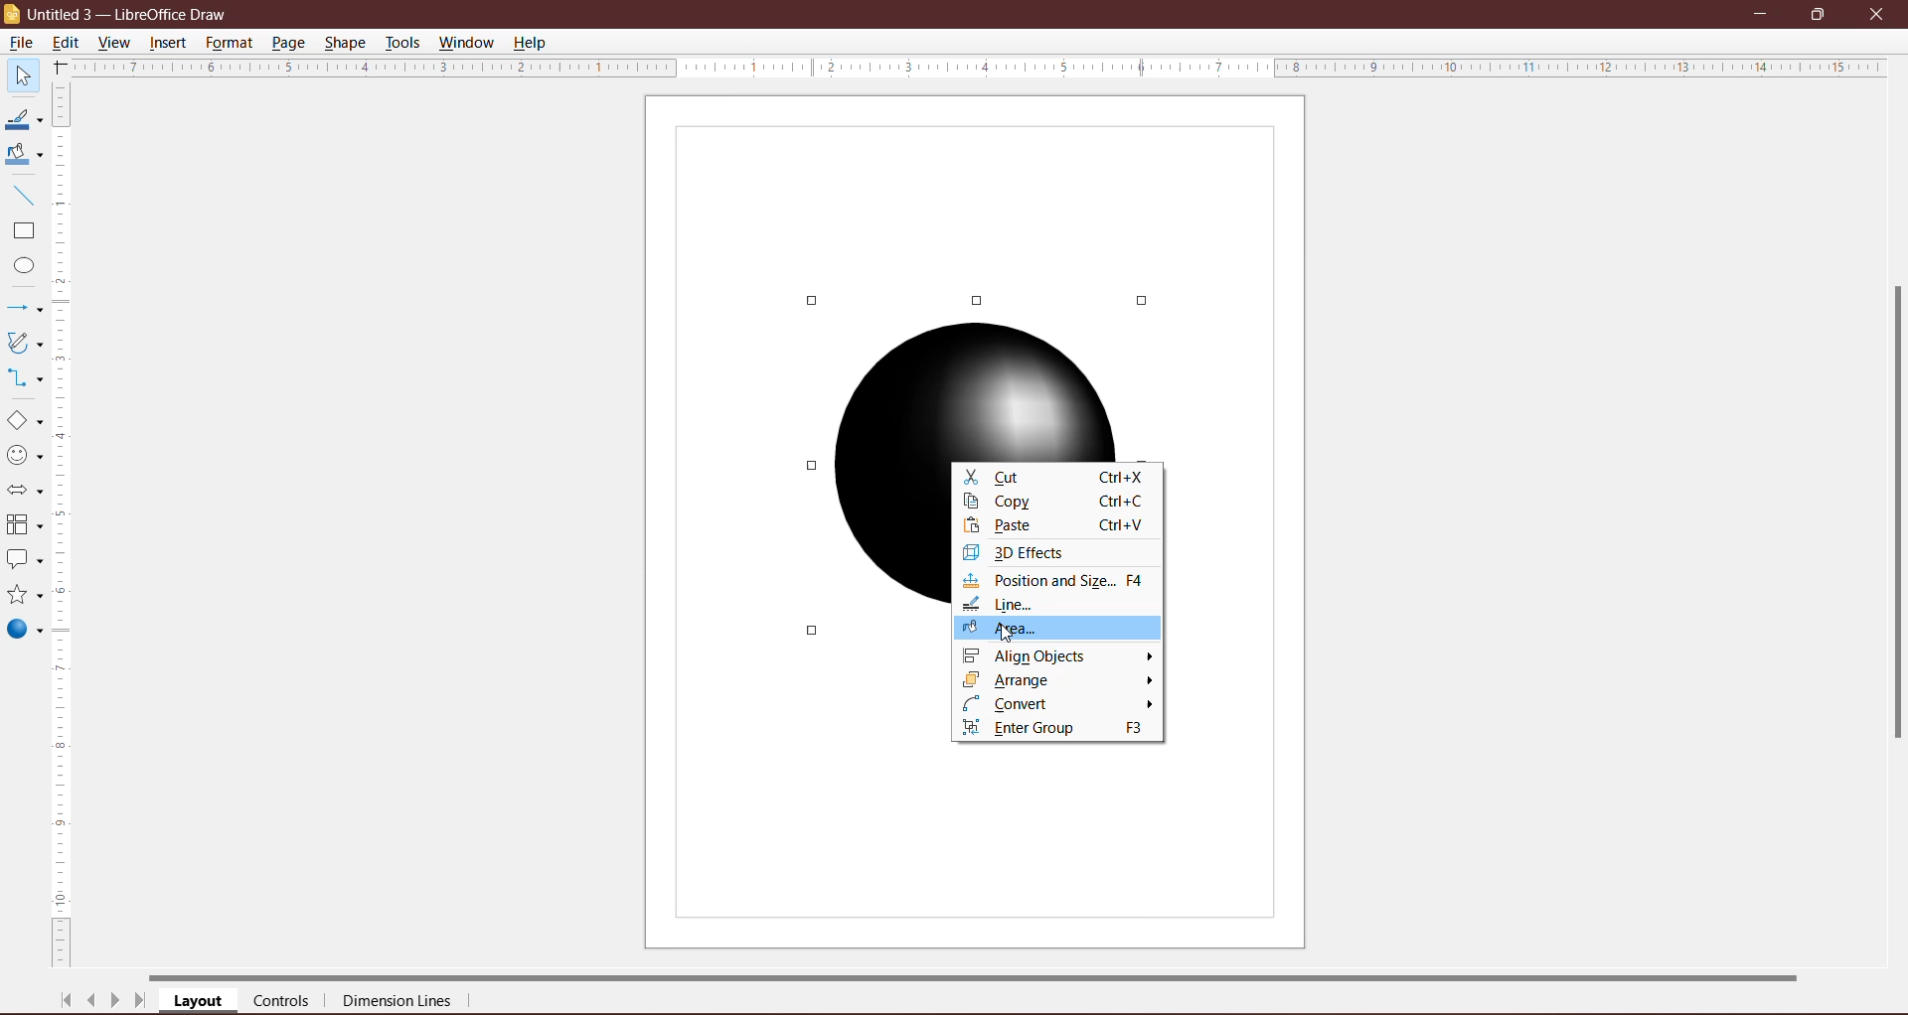  Describe the element at coordinates (1057, 705) in the screenshot. I see `Convert` at that location.